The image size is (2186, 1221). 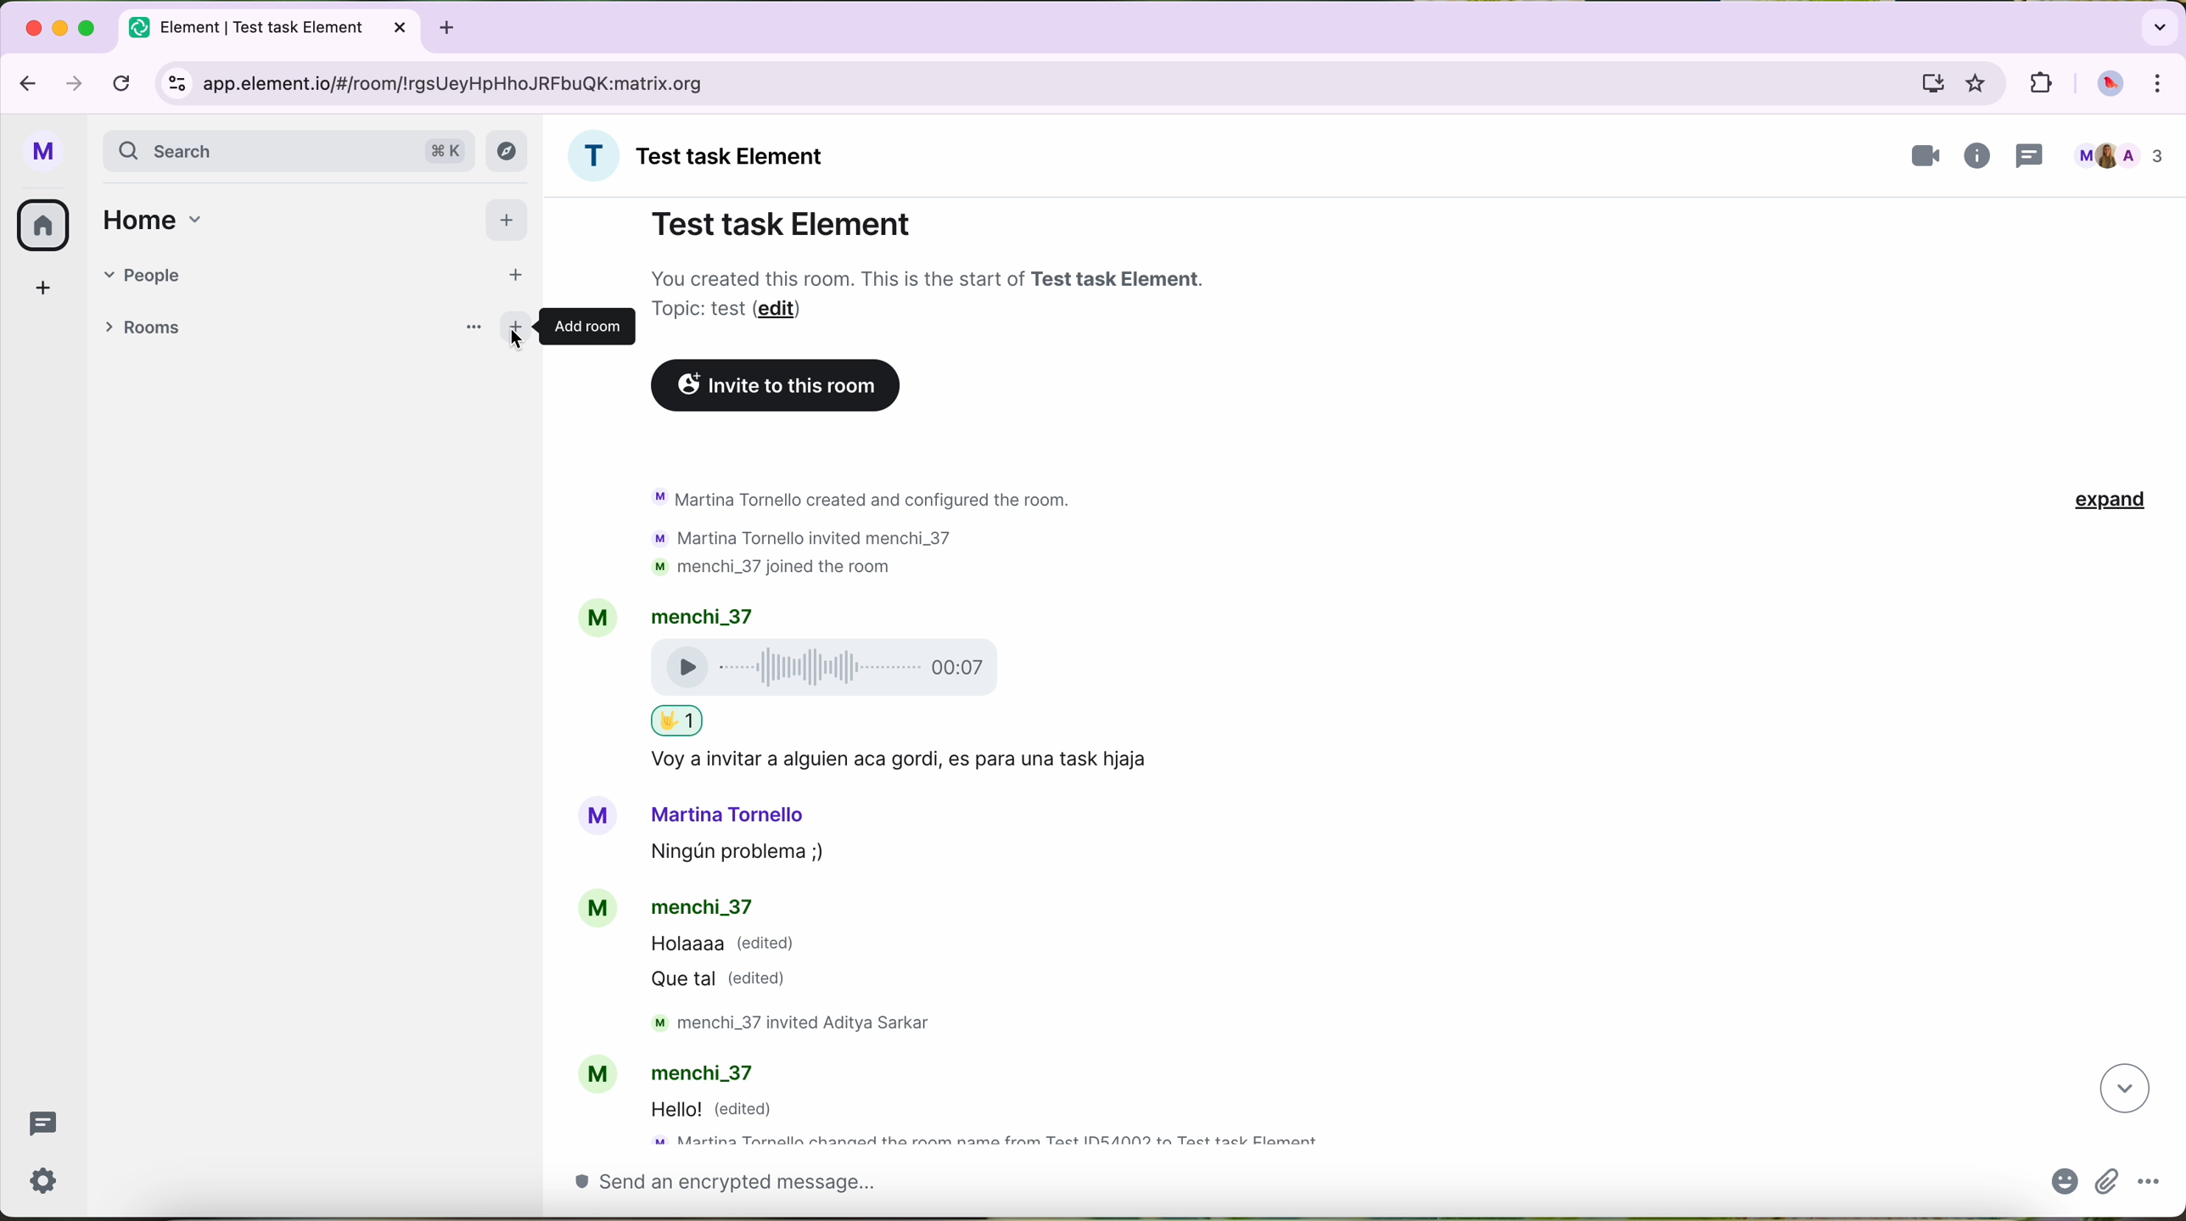 I want to click on add button, so click(x=507, y=218).